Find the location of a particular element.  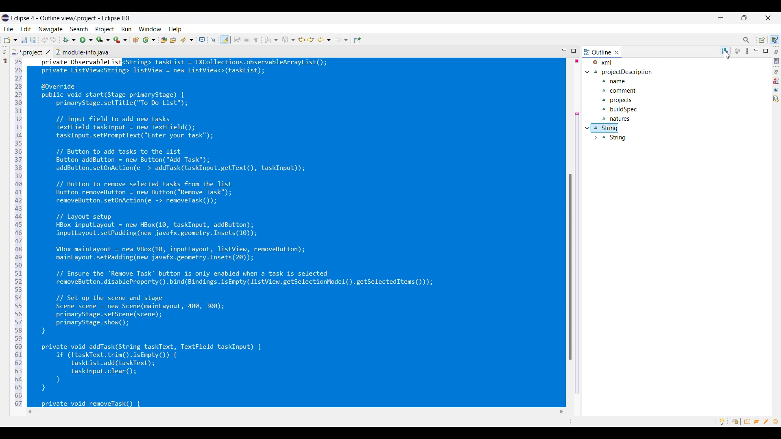

Current perspective is located at coordinates (775, 39).